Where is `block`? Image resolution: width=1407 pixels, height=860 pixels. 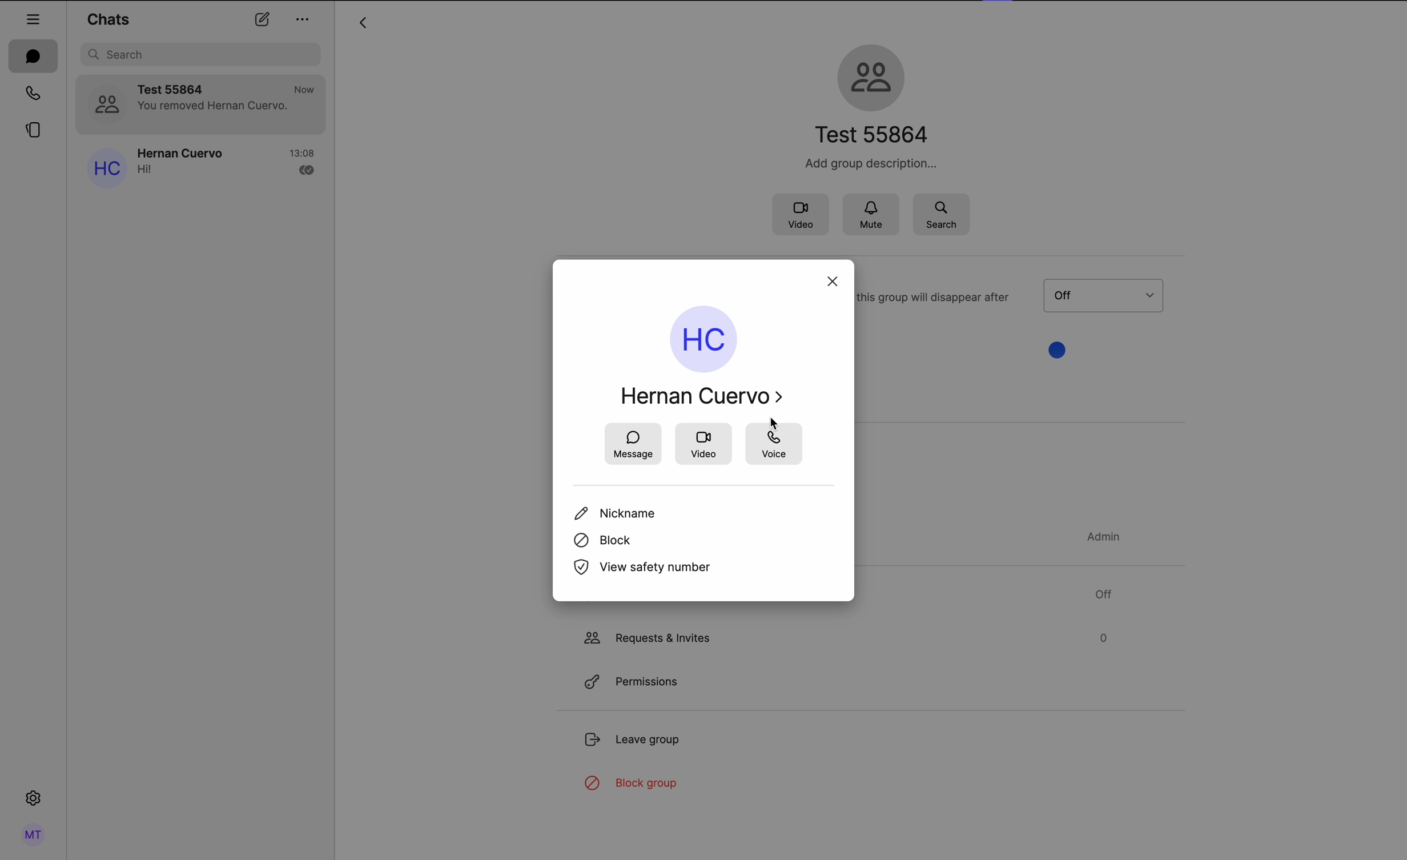 block is located at coordinates (604, 540).